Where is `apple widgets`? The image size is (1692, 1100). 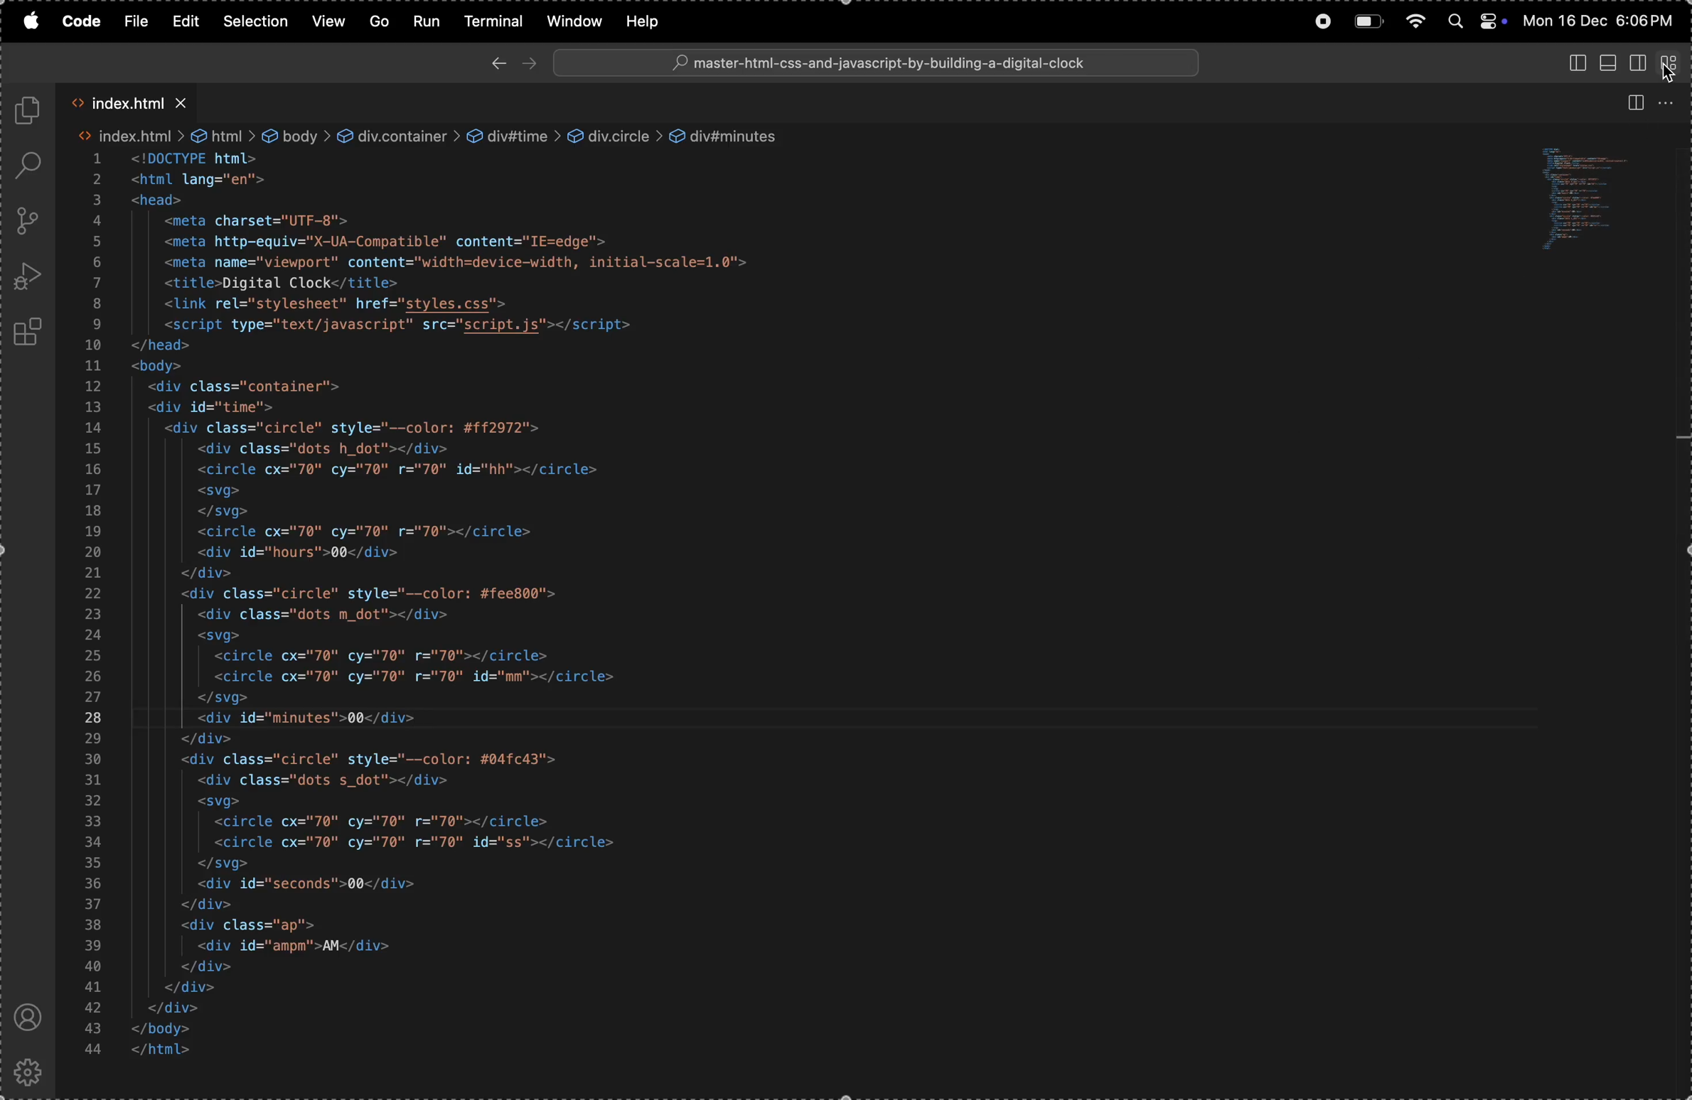
apple widgets is located at coordinates (1474, 21).